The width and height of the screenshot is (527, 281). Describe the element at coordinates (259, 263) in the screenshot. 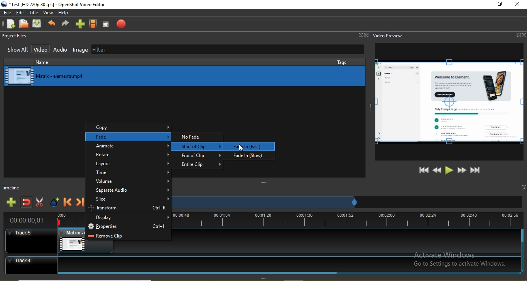

I see `Track  4` at that location.